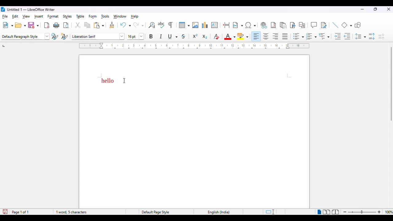  Describe the element at coordinates (152, 25) in the screenshot. I see `find and replace` at that location.